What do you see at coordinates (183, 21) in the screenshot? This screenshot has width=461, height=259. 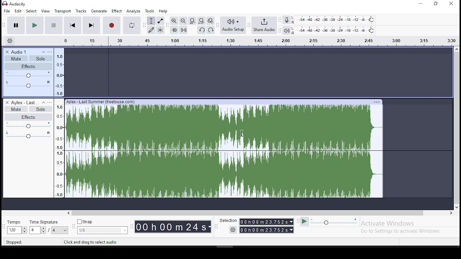 I see `zoom out` at bounding box center [183, 21].